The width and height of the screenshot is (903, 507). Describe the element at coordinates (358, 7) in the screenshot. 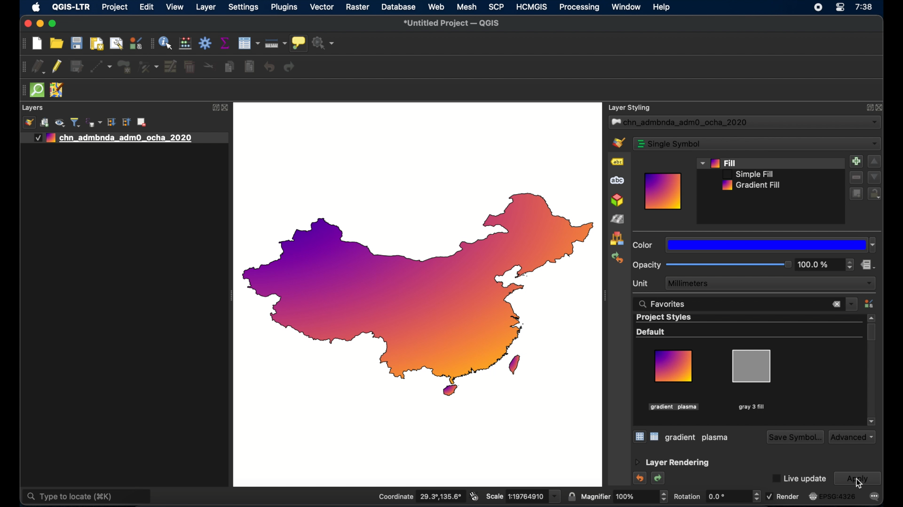

I see `raster` at that location.